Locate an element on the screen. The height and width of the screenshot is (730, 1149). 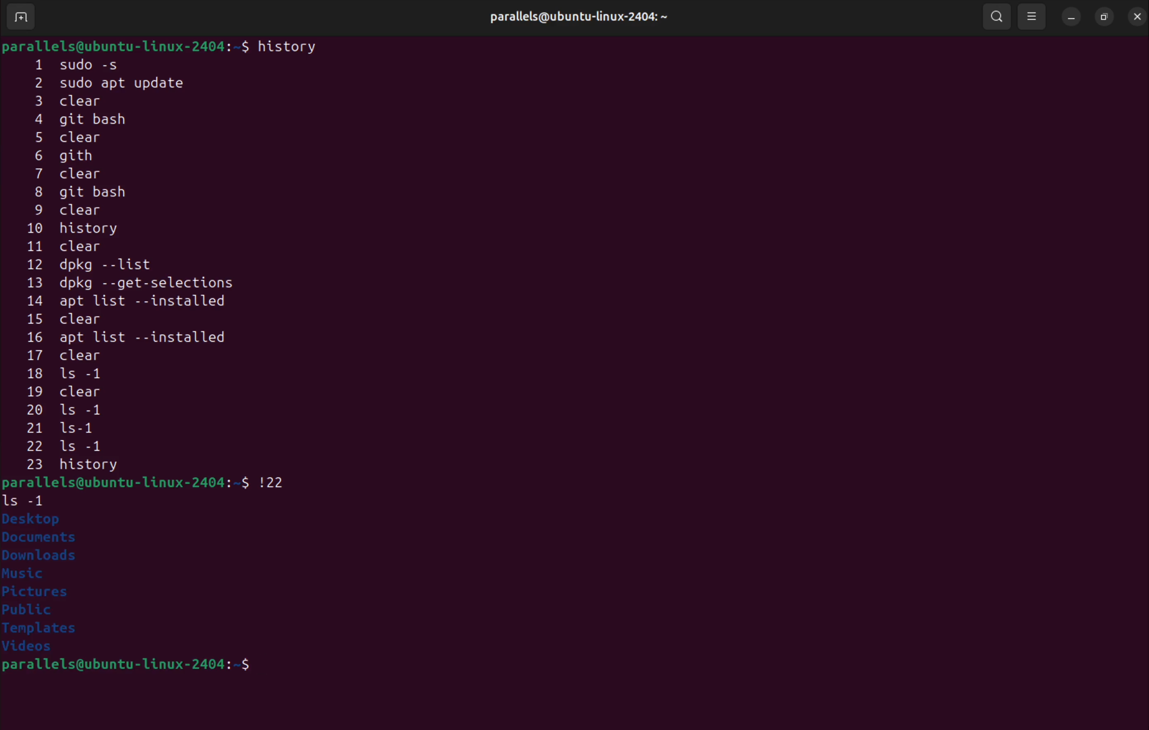
12 dpkg list is located at coordinates (135, 267).